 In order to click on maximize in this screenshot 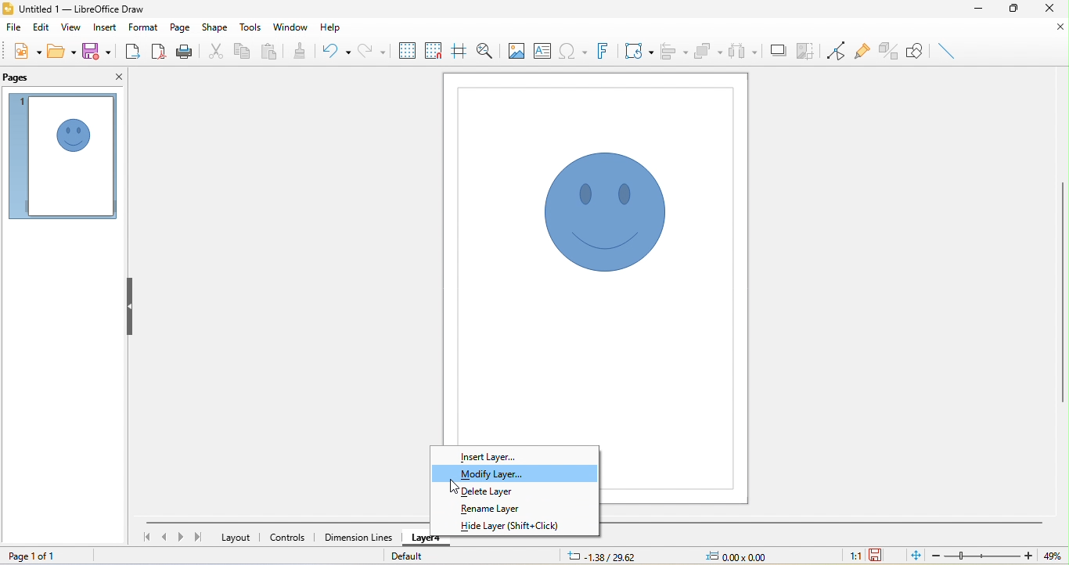, I will do `click(1013, 11)`.